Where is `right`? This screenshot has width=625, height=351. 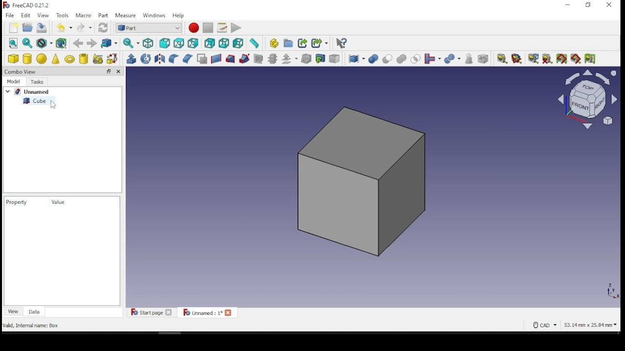
right is located at coordinates (194, 43).